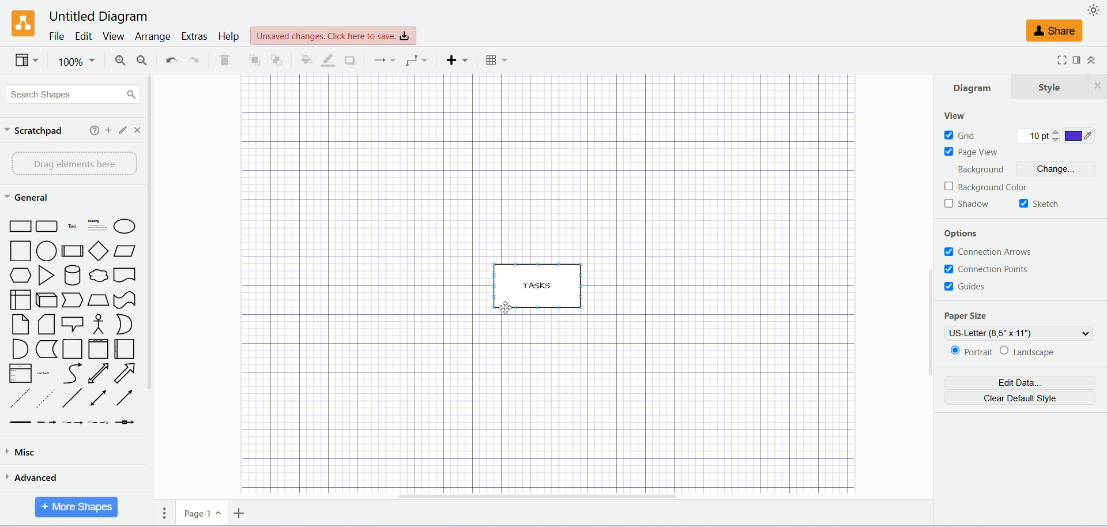 This screenshot has width=1107, height=527. I want to click on connection arrow, so click(991, 250).